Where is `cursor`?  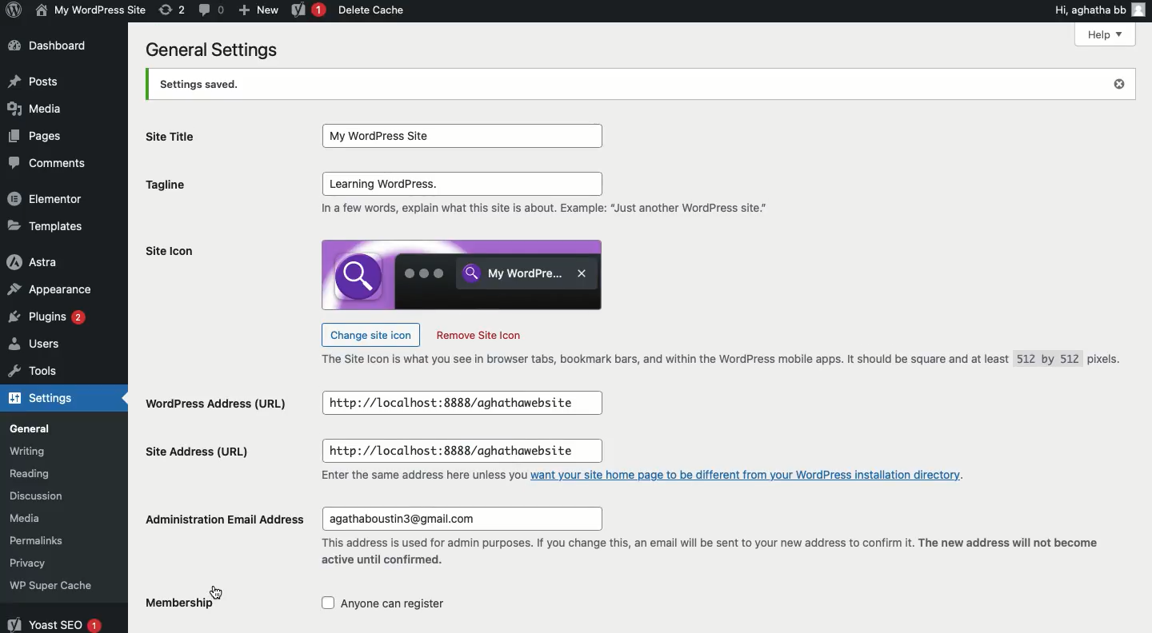
cursor is located at coordinates (221, 590).